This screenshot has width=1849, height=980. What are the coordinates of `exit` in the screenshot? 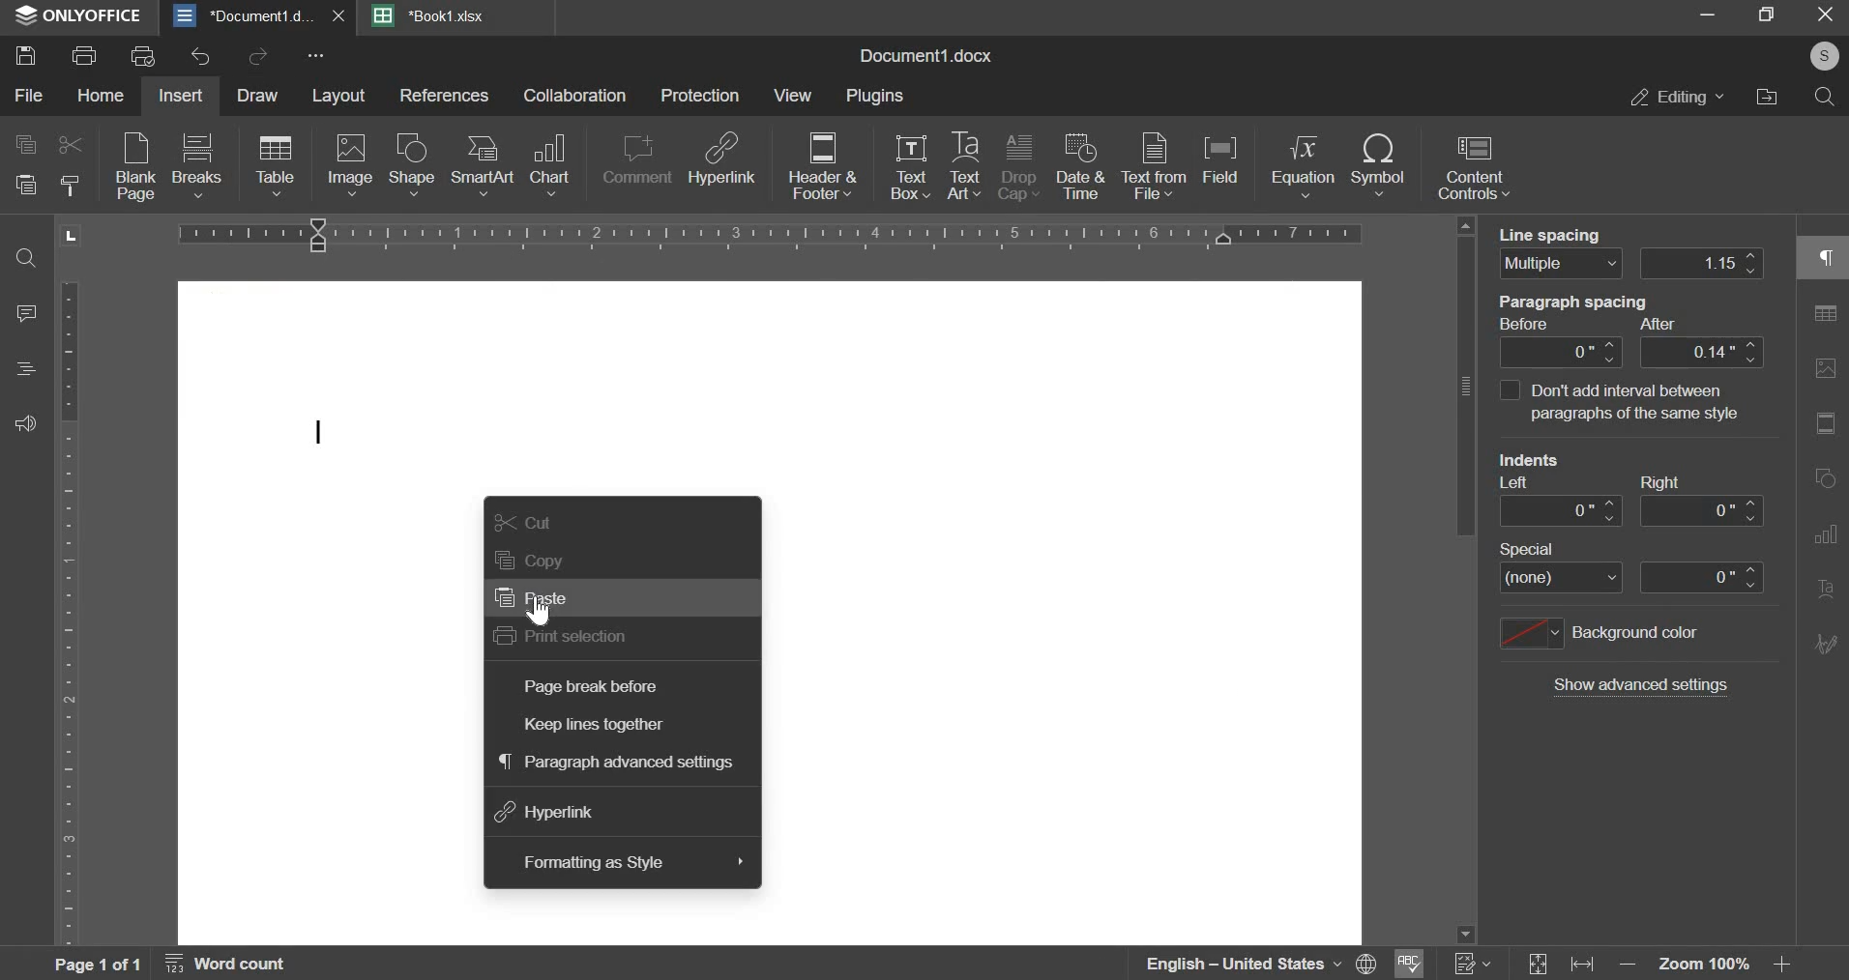 It's located at (1826, 16).